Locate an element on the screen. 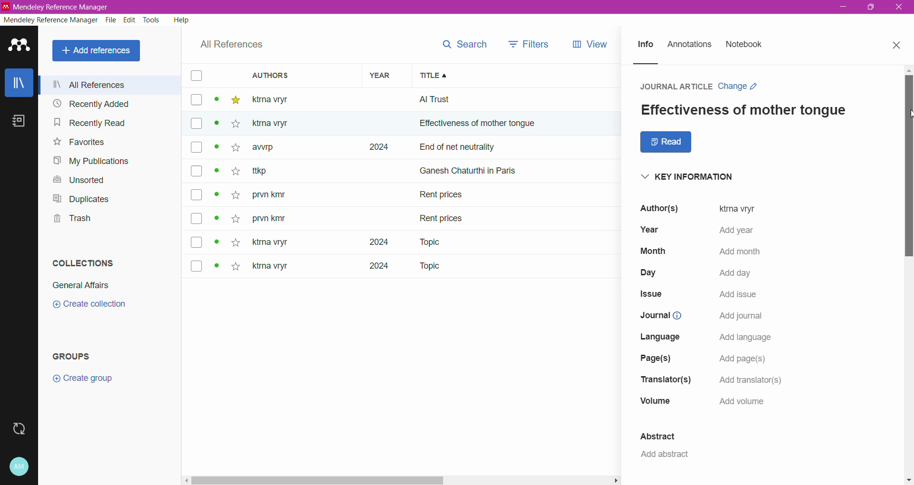 Image resolution: width=914 pixels, height=485 pixels. Tools is located at coordinates (152, 20).